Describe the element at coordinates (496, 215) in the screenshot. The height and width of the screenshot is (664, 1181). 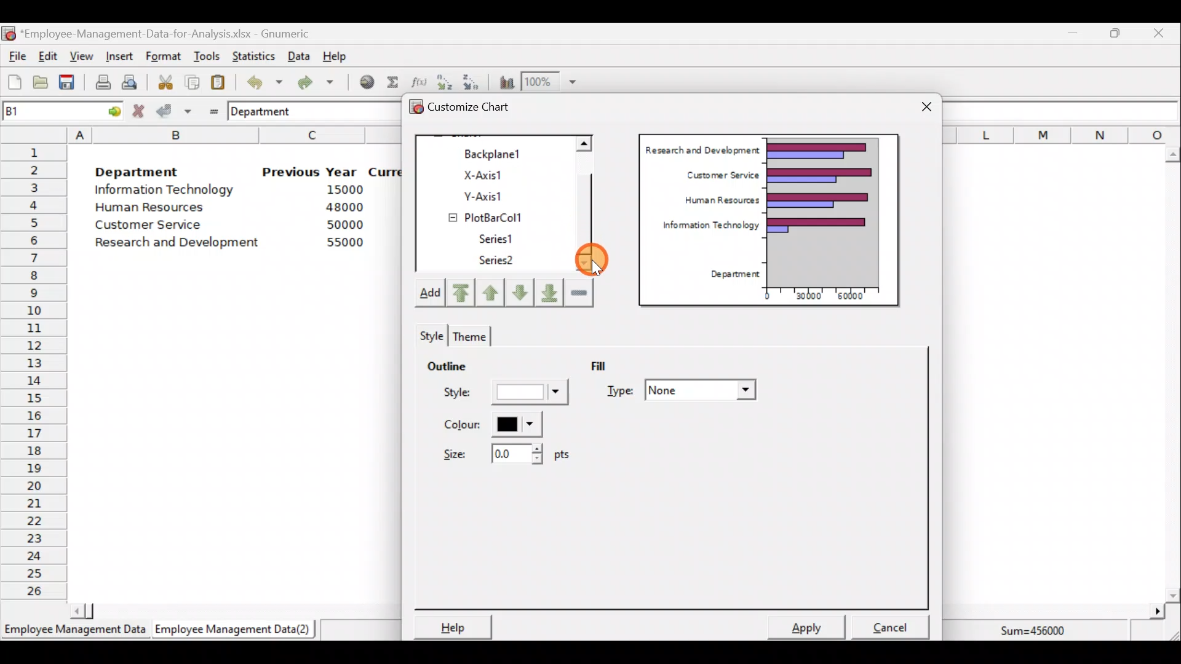
I see `PlotBarCol1` at that location.